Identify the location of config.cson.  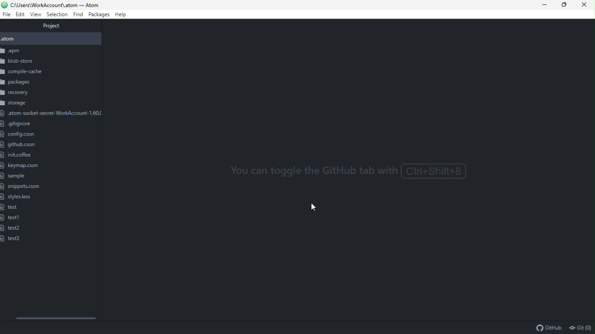
(24, 135).